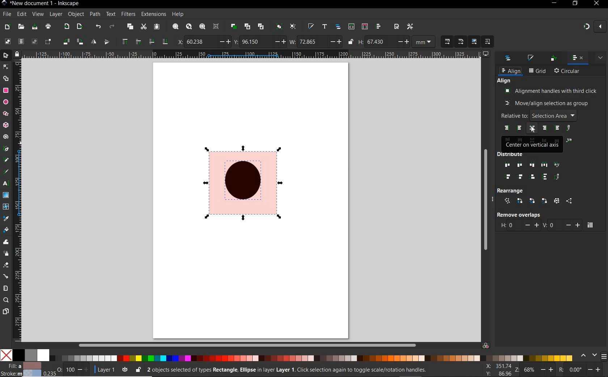 This screenshot has width=608, height=377. What do you see at coordinates (67, 26) in the screenshot?
I see `export` at bounding box center [67, 26].